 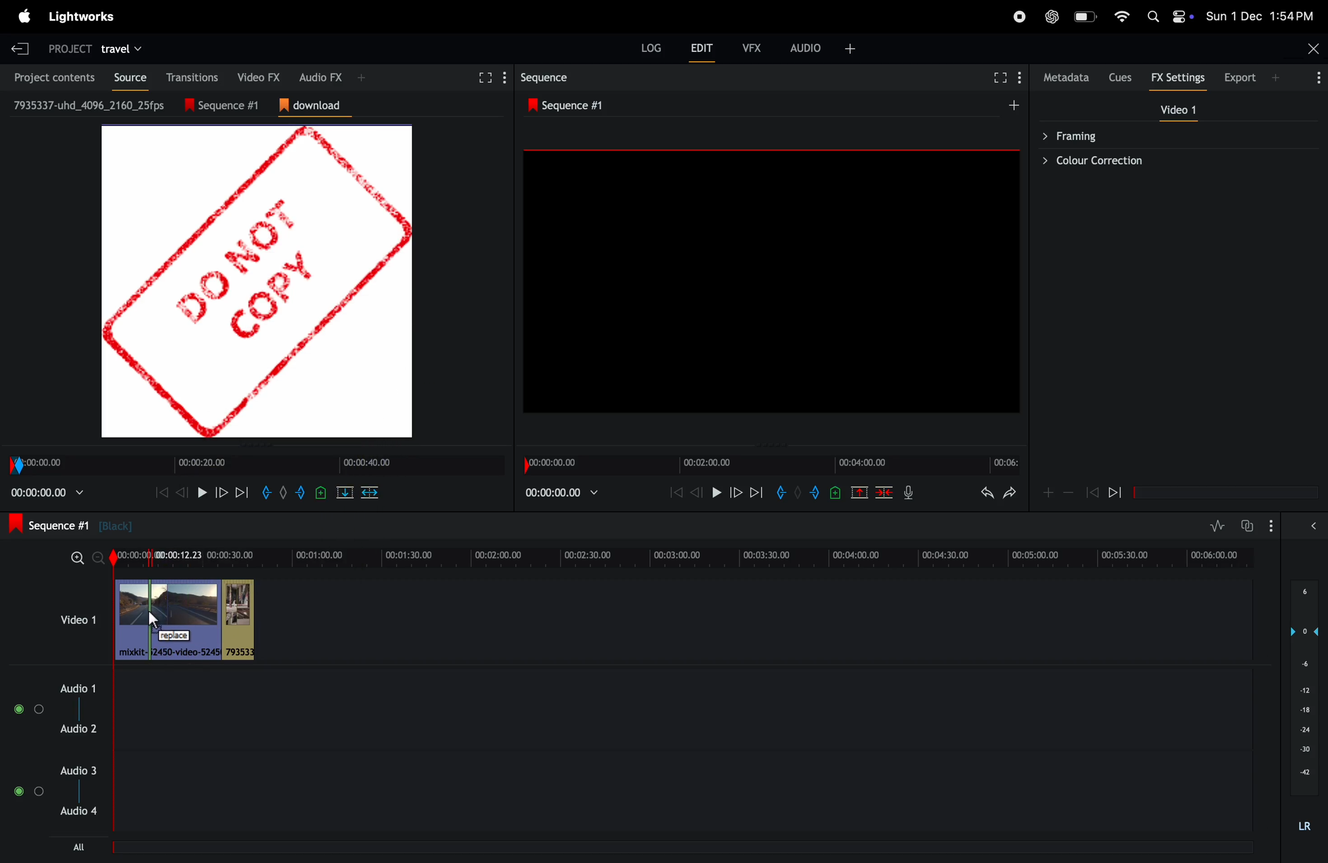 What do you see at coordinates (50, 76) in the screenshot?
I see `project contents` at bounding box center [50, 76].